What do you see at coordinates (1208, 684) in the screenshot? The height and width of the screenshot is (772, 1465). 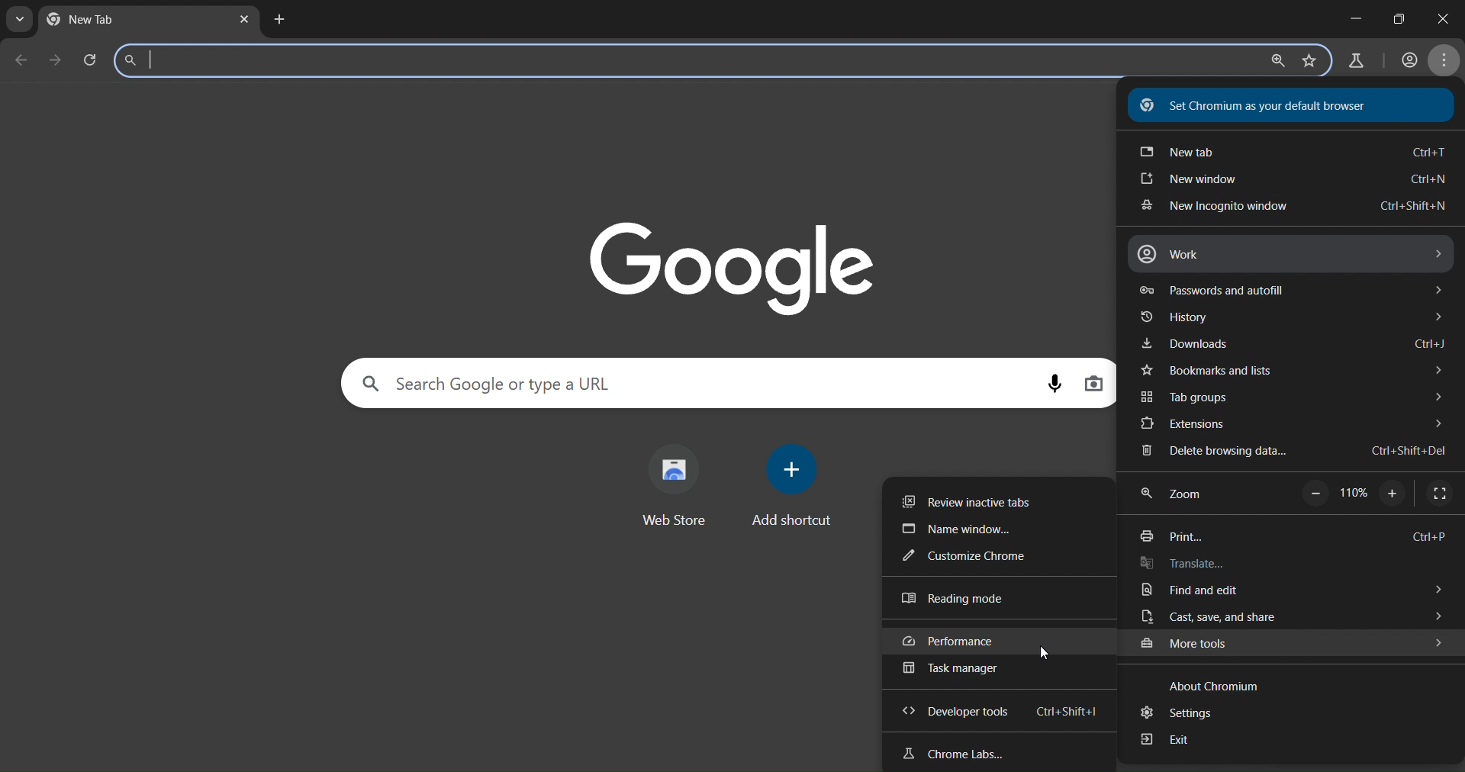 I see `about chromium` at bounding box center [1208, 684].